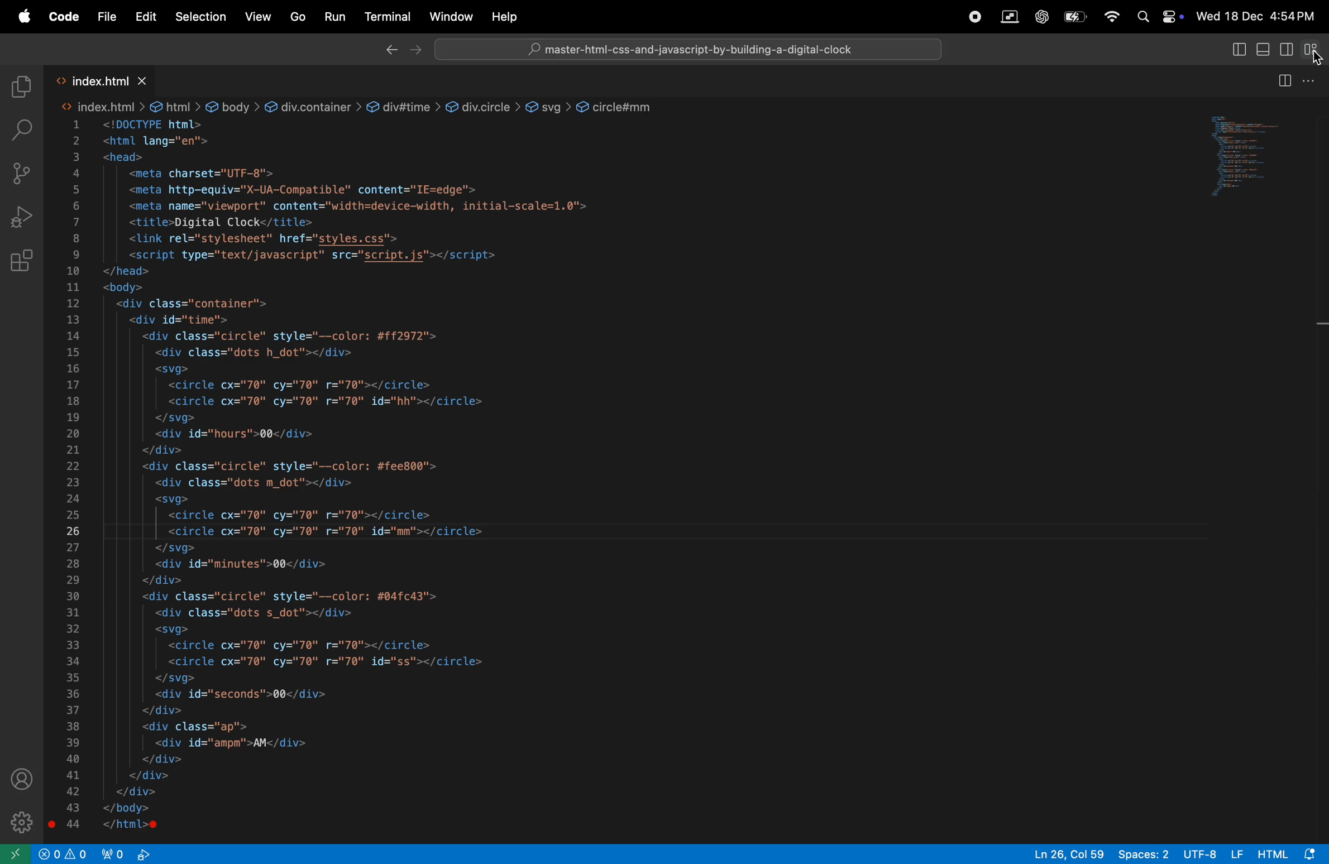 This screenshot has height=864, width=1329. I want to click on search, so click(23, 129).